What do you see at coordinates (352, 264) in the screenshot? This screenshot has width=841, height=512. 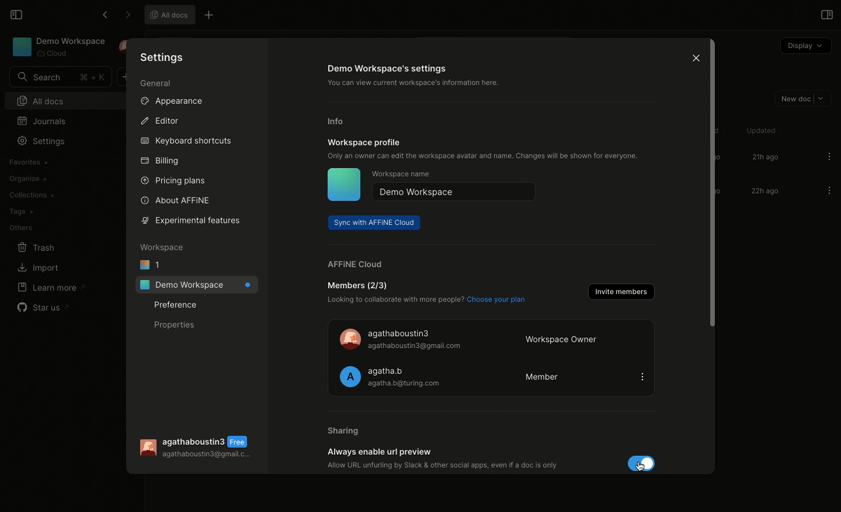 I see `AFFINE cloud` at bounding box center [352, 264].